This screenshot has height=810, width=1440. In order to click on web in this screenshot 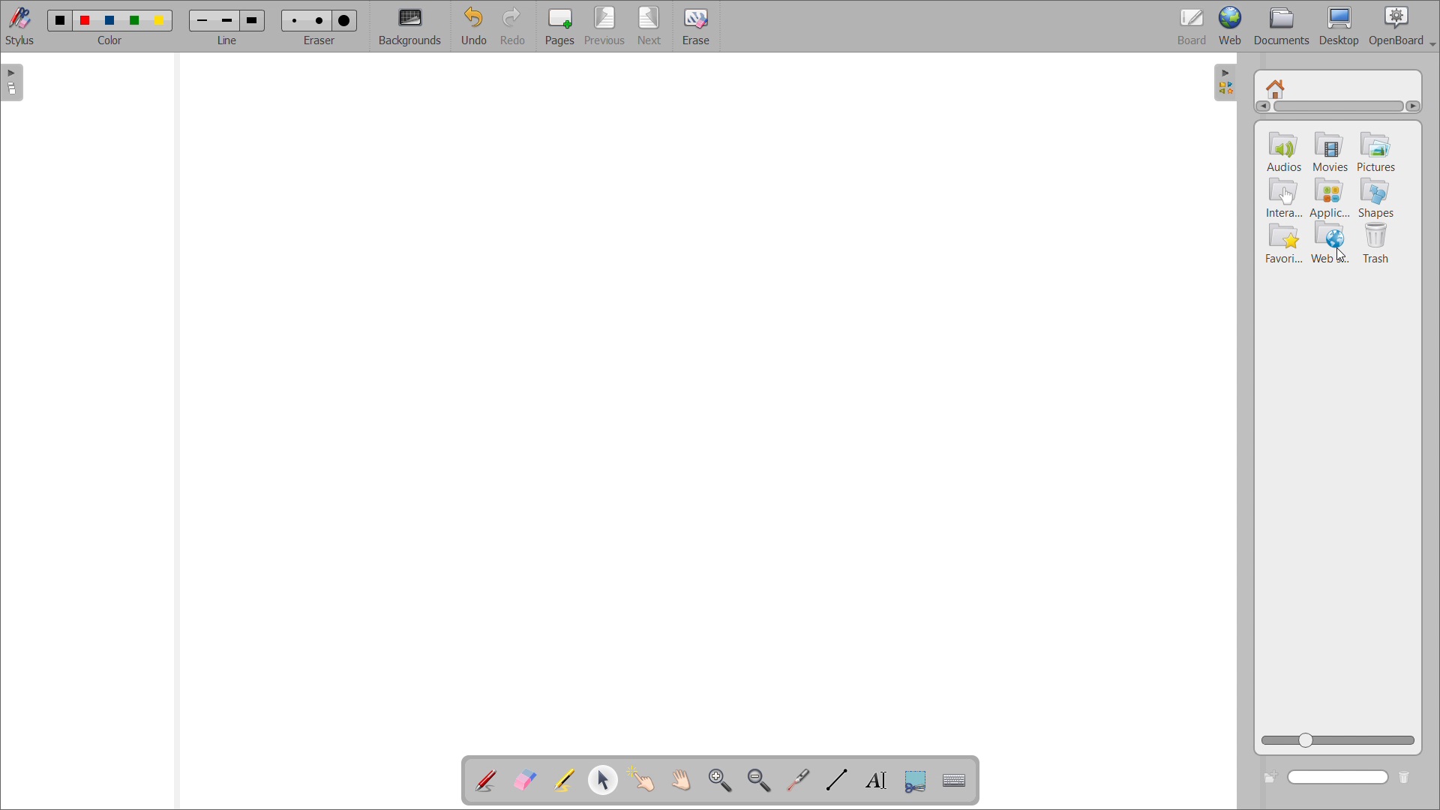, I will do `click(1231, 26)`.